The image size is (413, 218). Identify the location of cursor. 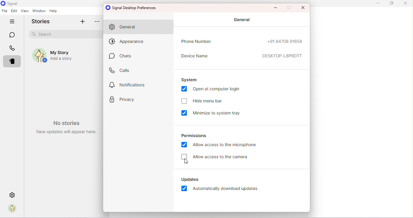
(186, 162).